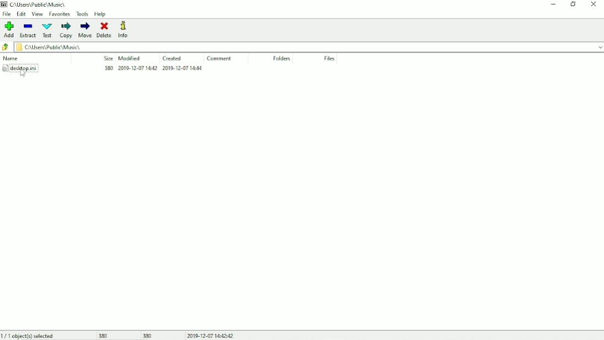 Image resolution: width=604 pixels, height=340 pixels. What do you see at coordinates (22, 14) in the screenshot?
I see `Edit` at bounding box center [22, 14].